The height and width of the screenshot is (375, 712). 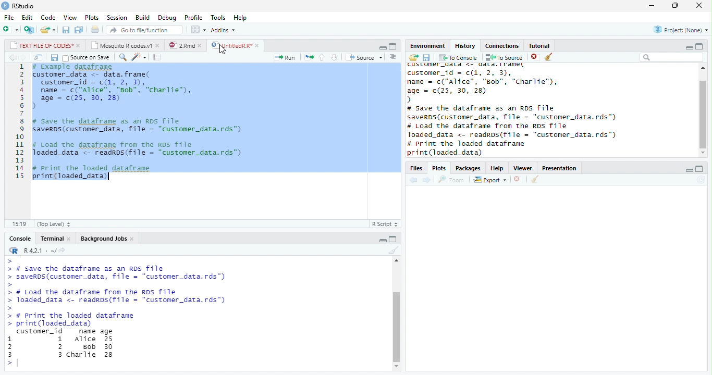 What do you see at coordinates (123, 57) in the screenshot?
I see `search` at bounding box center [123, 57].